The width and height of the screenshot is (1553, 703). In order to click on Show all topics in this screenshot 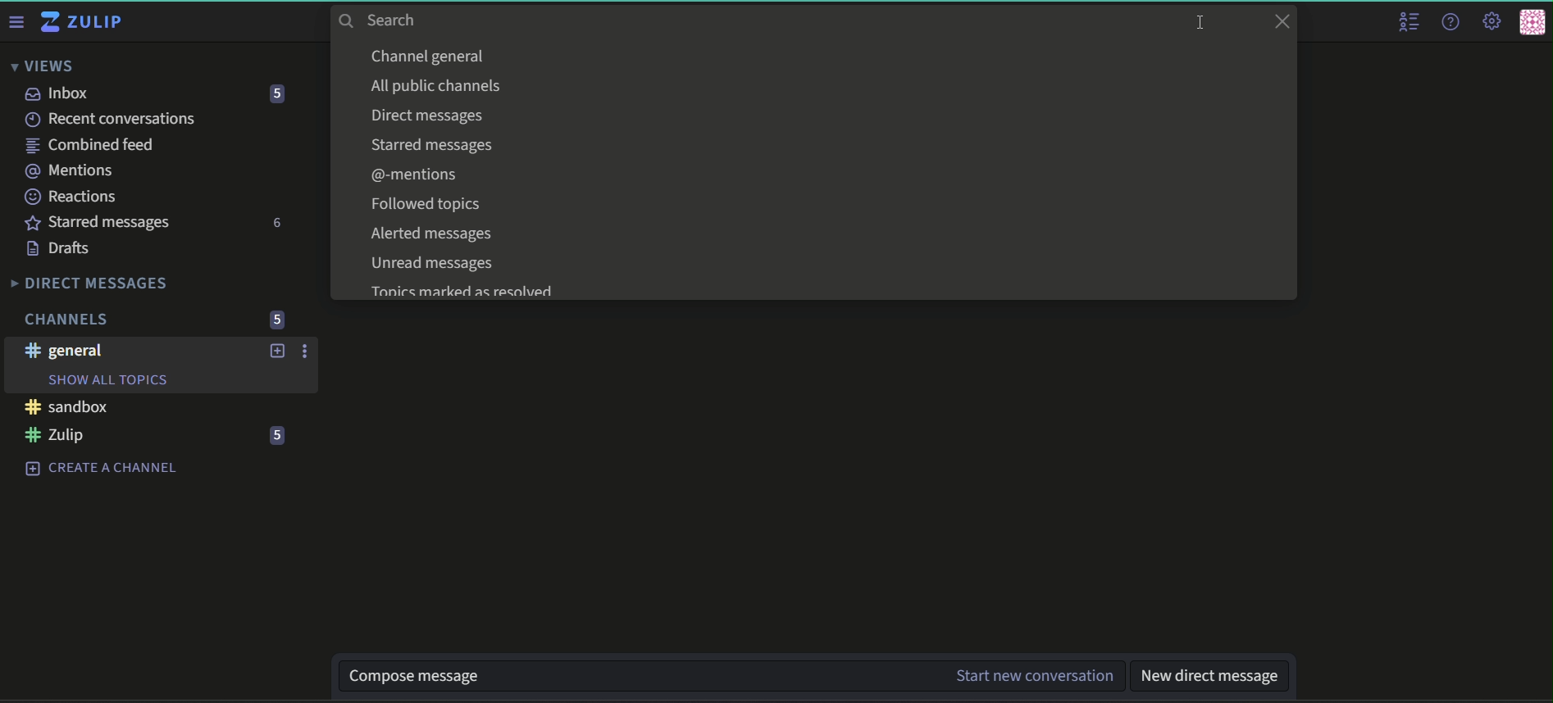, I will do `click(111, 379)`.